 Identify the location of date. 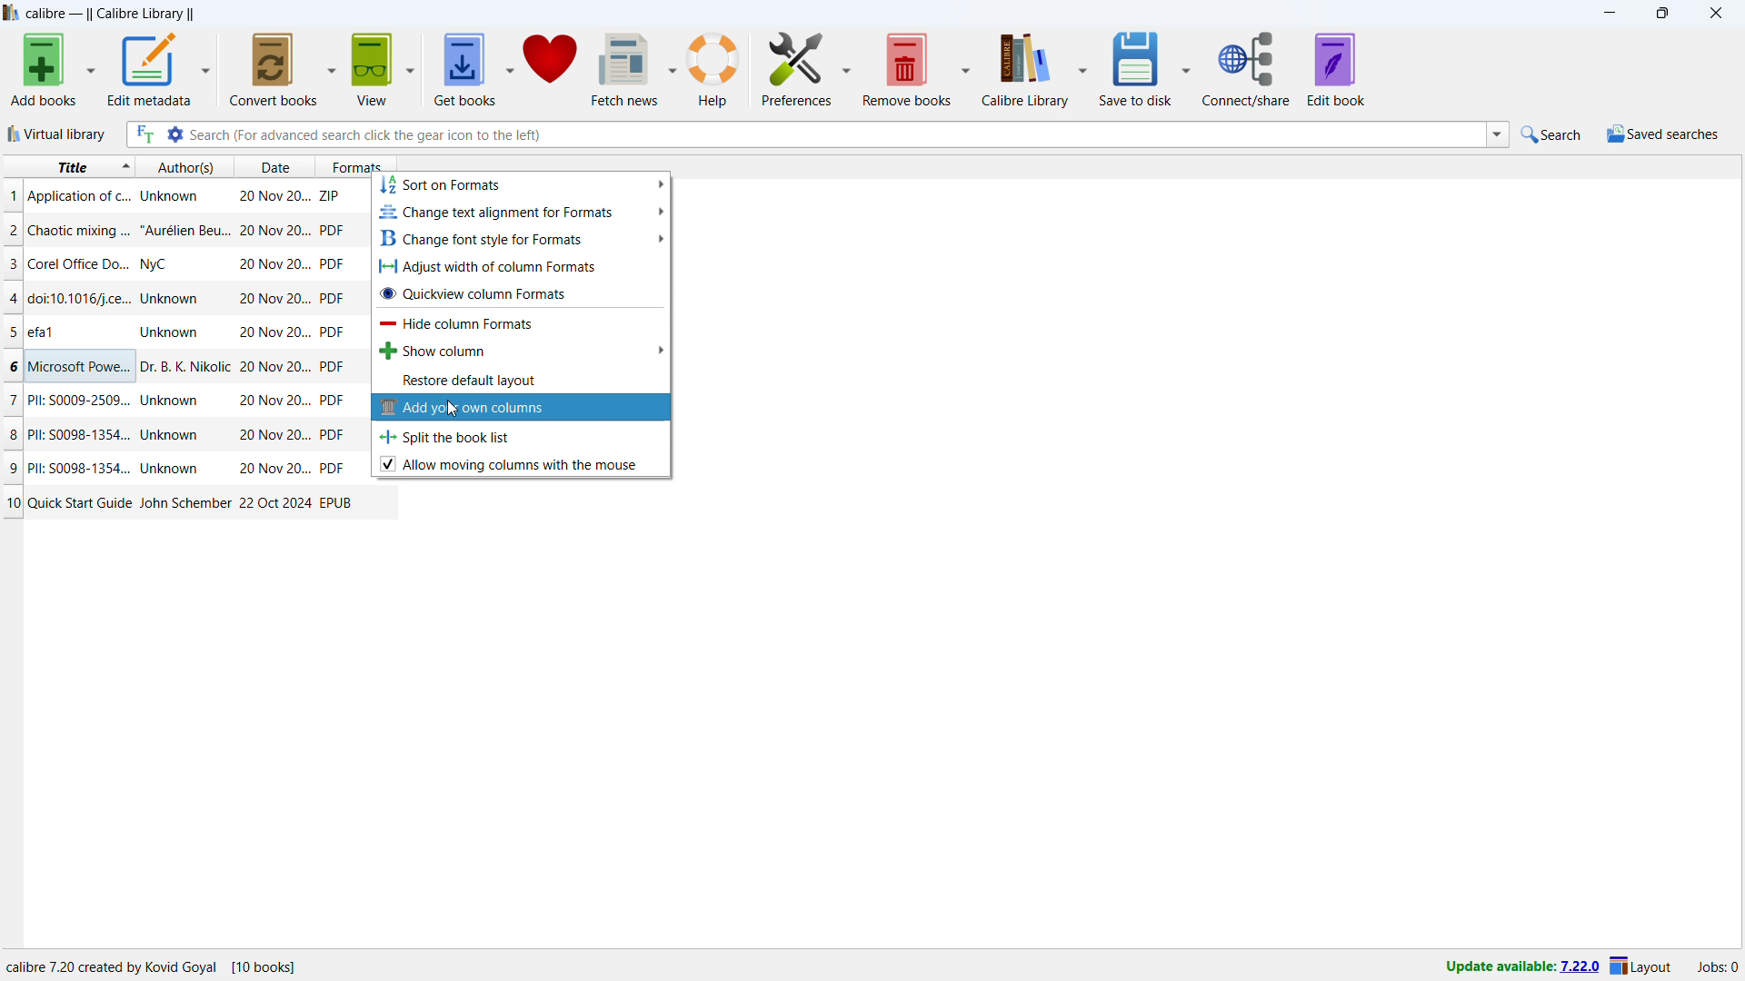
(275, 435).